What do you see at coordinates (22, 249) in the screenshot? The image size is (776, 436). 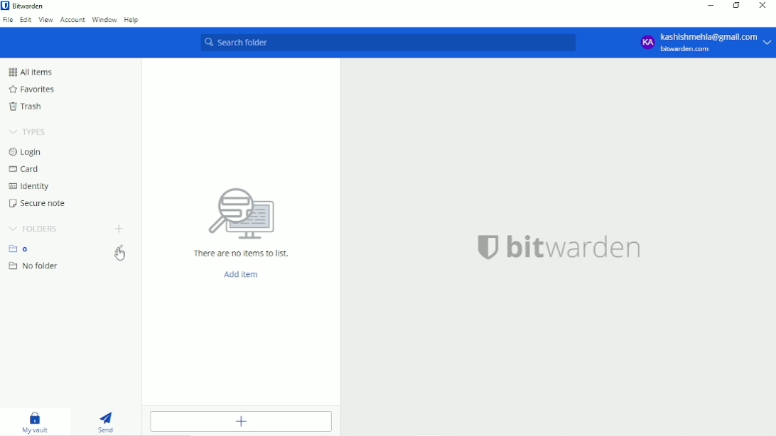 I see `Folder O` at bounding box center [22, 249].